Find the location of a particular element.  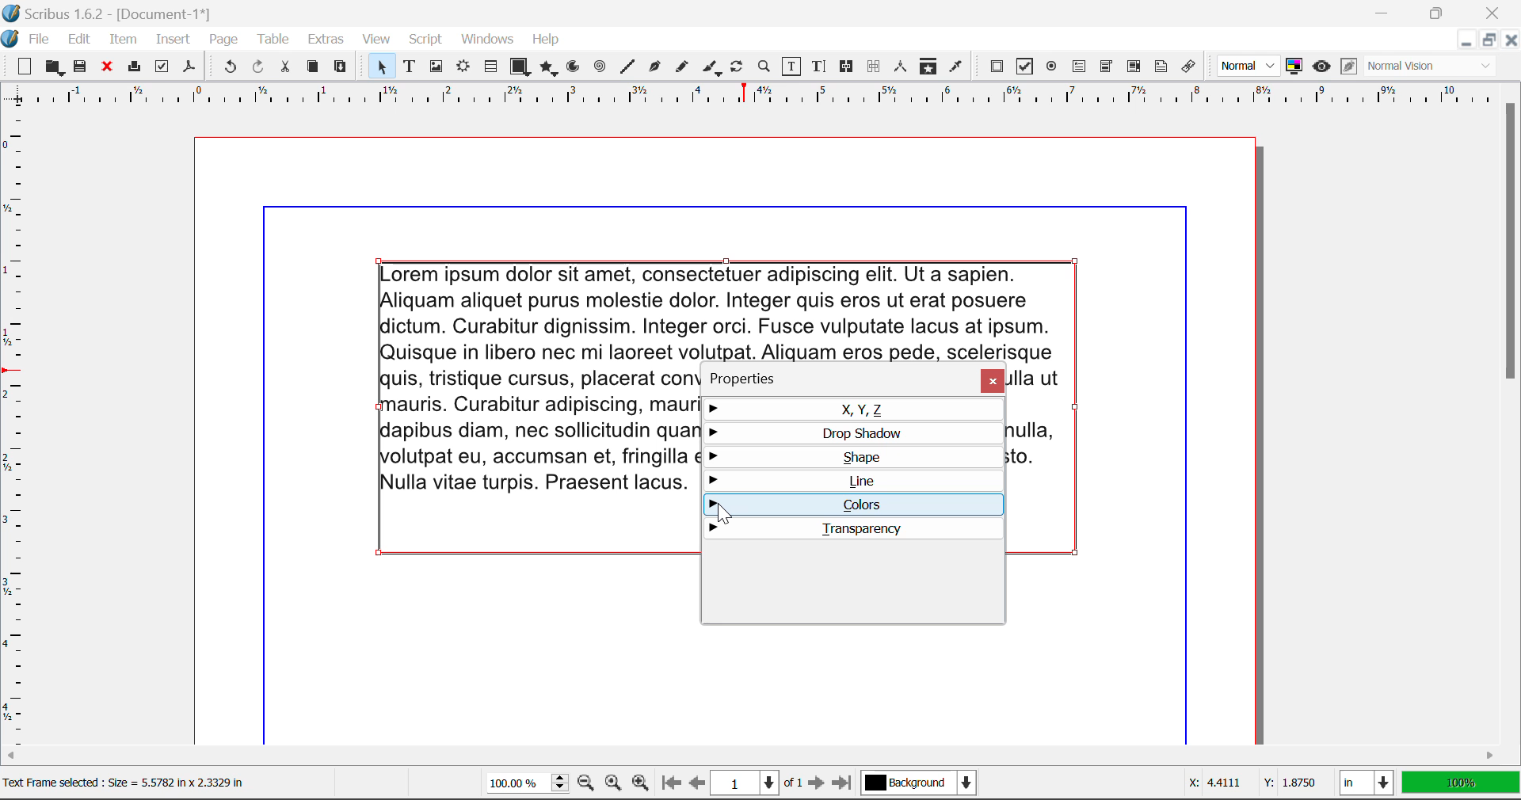

X, Y, Z is located at coordinates (849, 410).